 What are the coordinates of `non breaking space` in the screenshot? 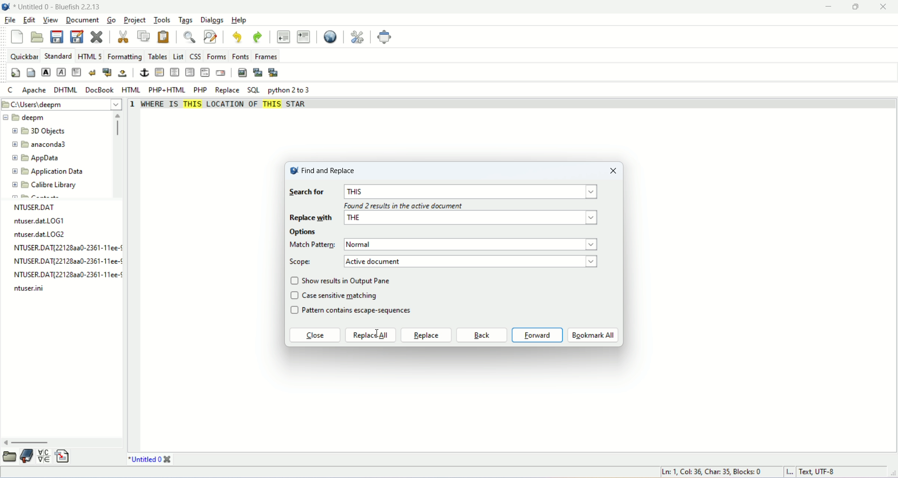 It's located at (122, 73).